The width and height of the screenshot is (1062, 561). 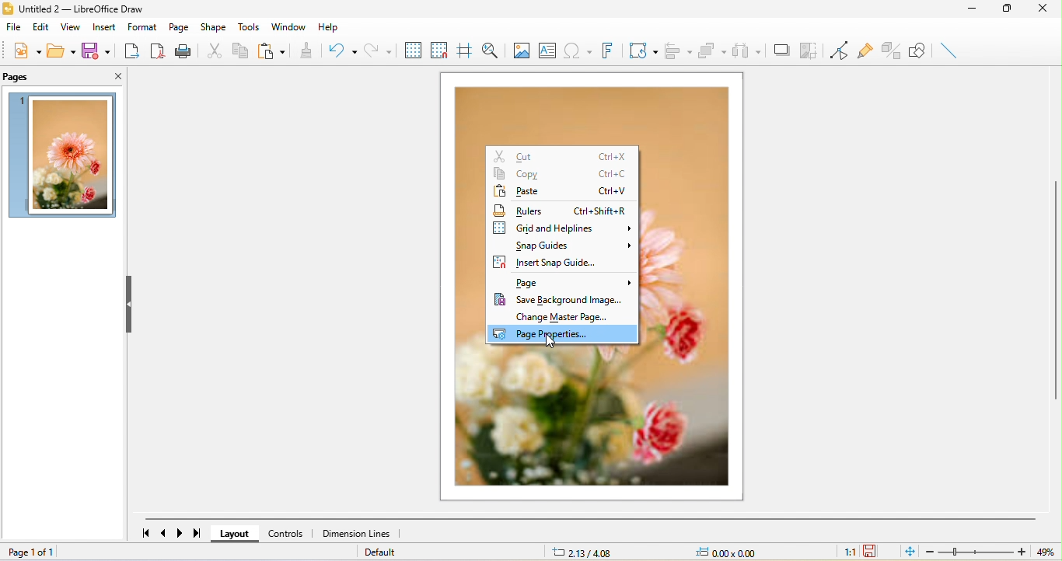 I want to click on text box, so click(x=553, y=51).